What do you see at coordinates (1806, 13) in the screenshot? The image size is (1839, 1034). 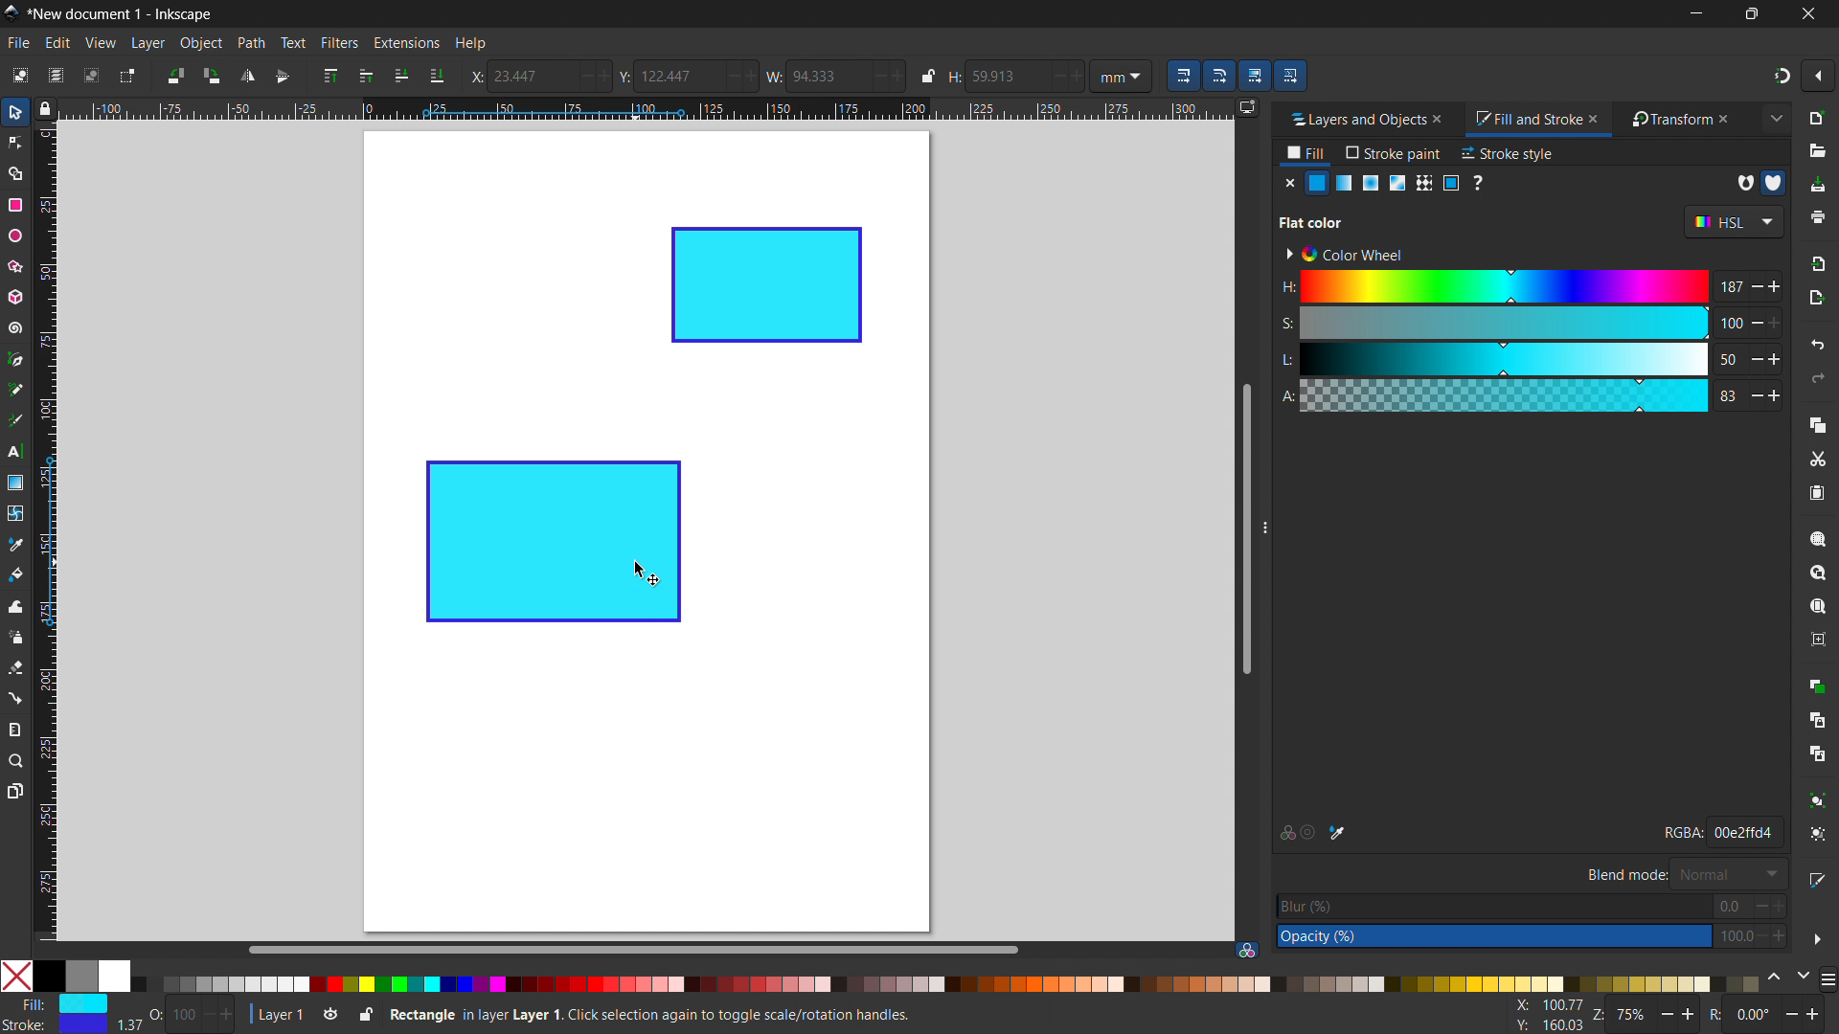 I see `close` at bounding box center [1806, 13].